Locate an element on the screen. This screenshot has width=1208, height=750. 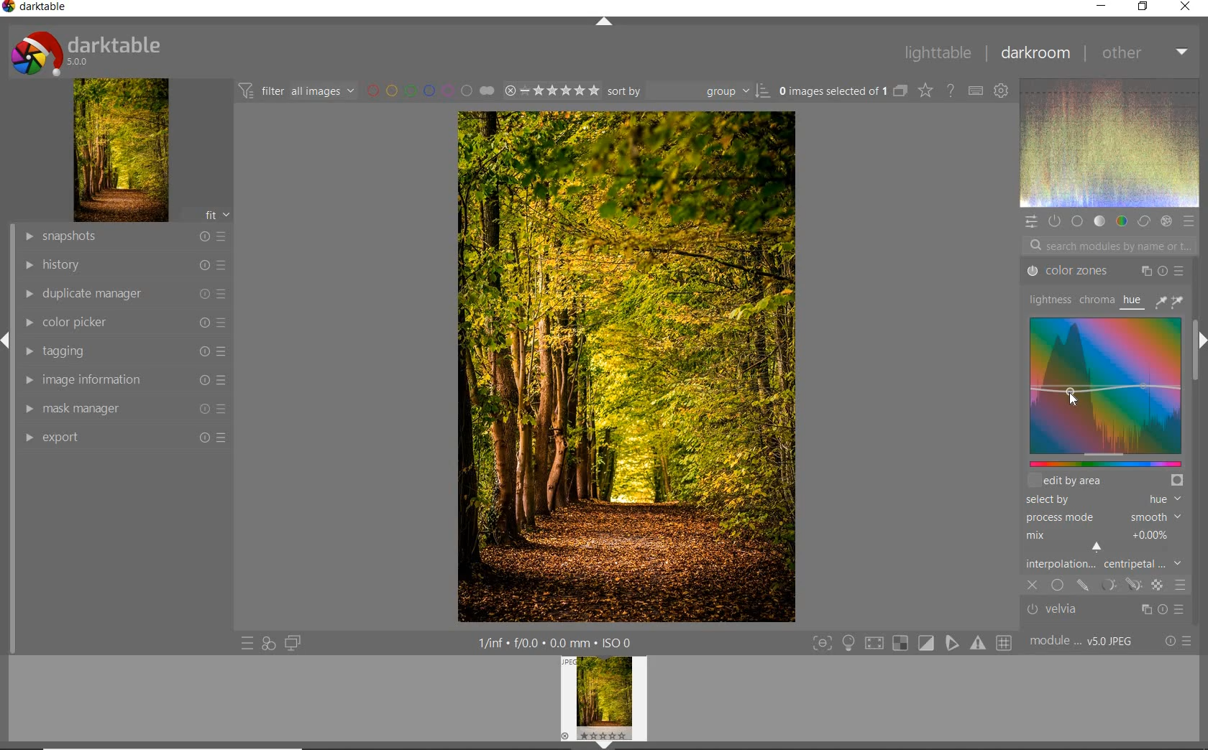
select by hue is located at coordinates (1102, 499).